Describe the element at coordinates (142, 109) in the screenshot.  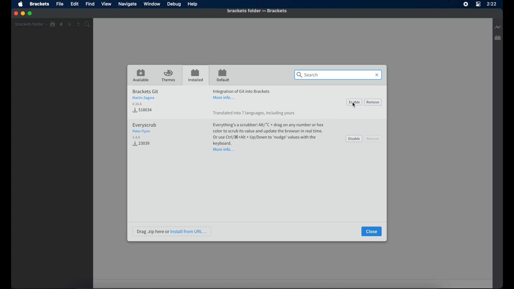
I see `518034` at that location.